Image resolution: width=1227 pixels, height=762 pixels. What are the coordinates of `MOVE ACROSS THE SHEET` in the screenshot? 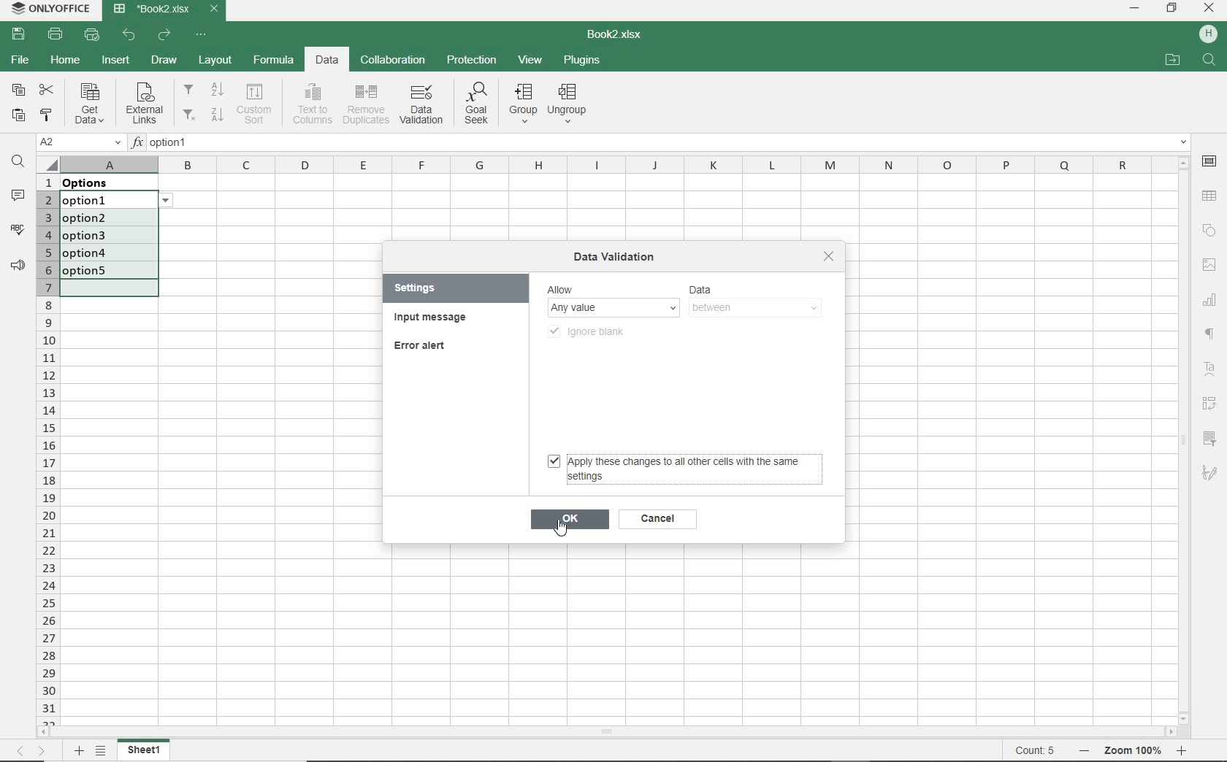 It's located at (31, 750).